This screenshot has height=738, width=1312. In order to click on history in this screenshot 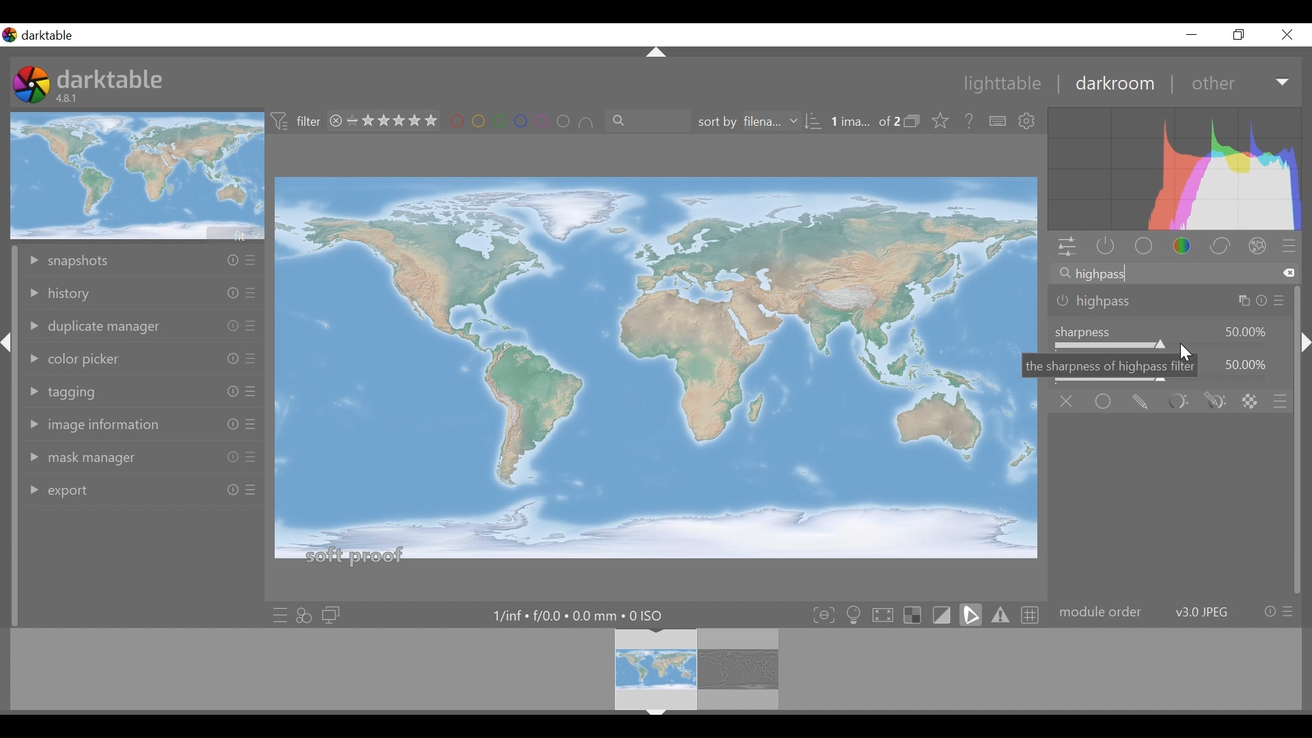, I will do `click(141, 294)`.